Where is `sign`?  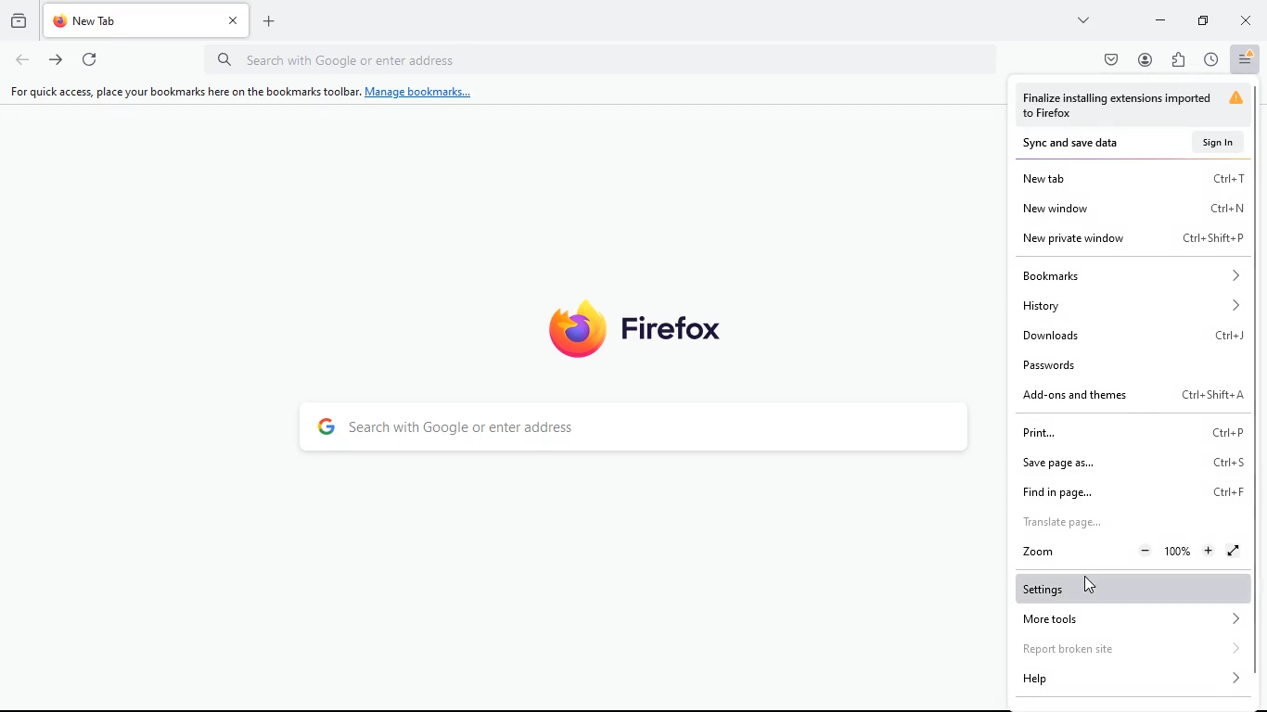
sign is located at coordinates (1218, 141).